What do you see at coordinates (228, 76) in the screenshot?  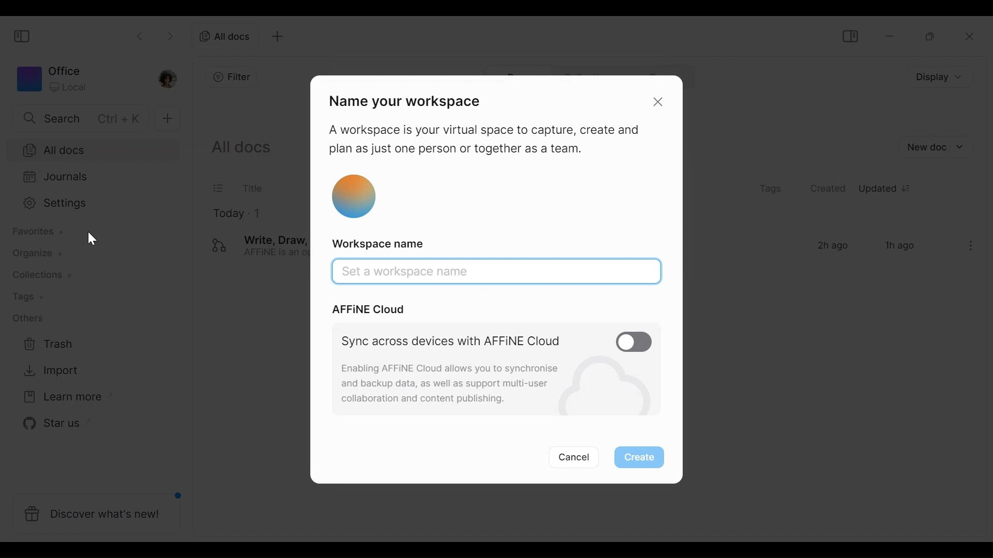 I see `Add filter` at bounding box center [228, 76].